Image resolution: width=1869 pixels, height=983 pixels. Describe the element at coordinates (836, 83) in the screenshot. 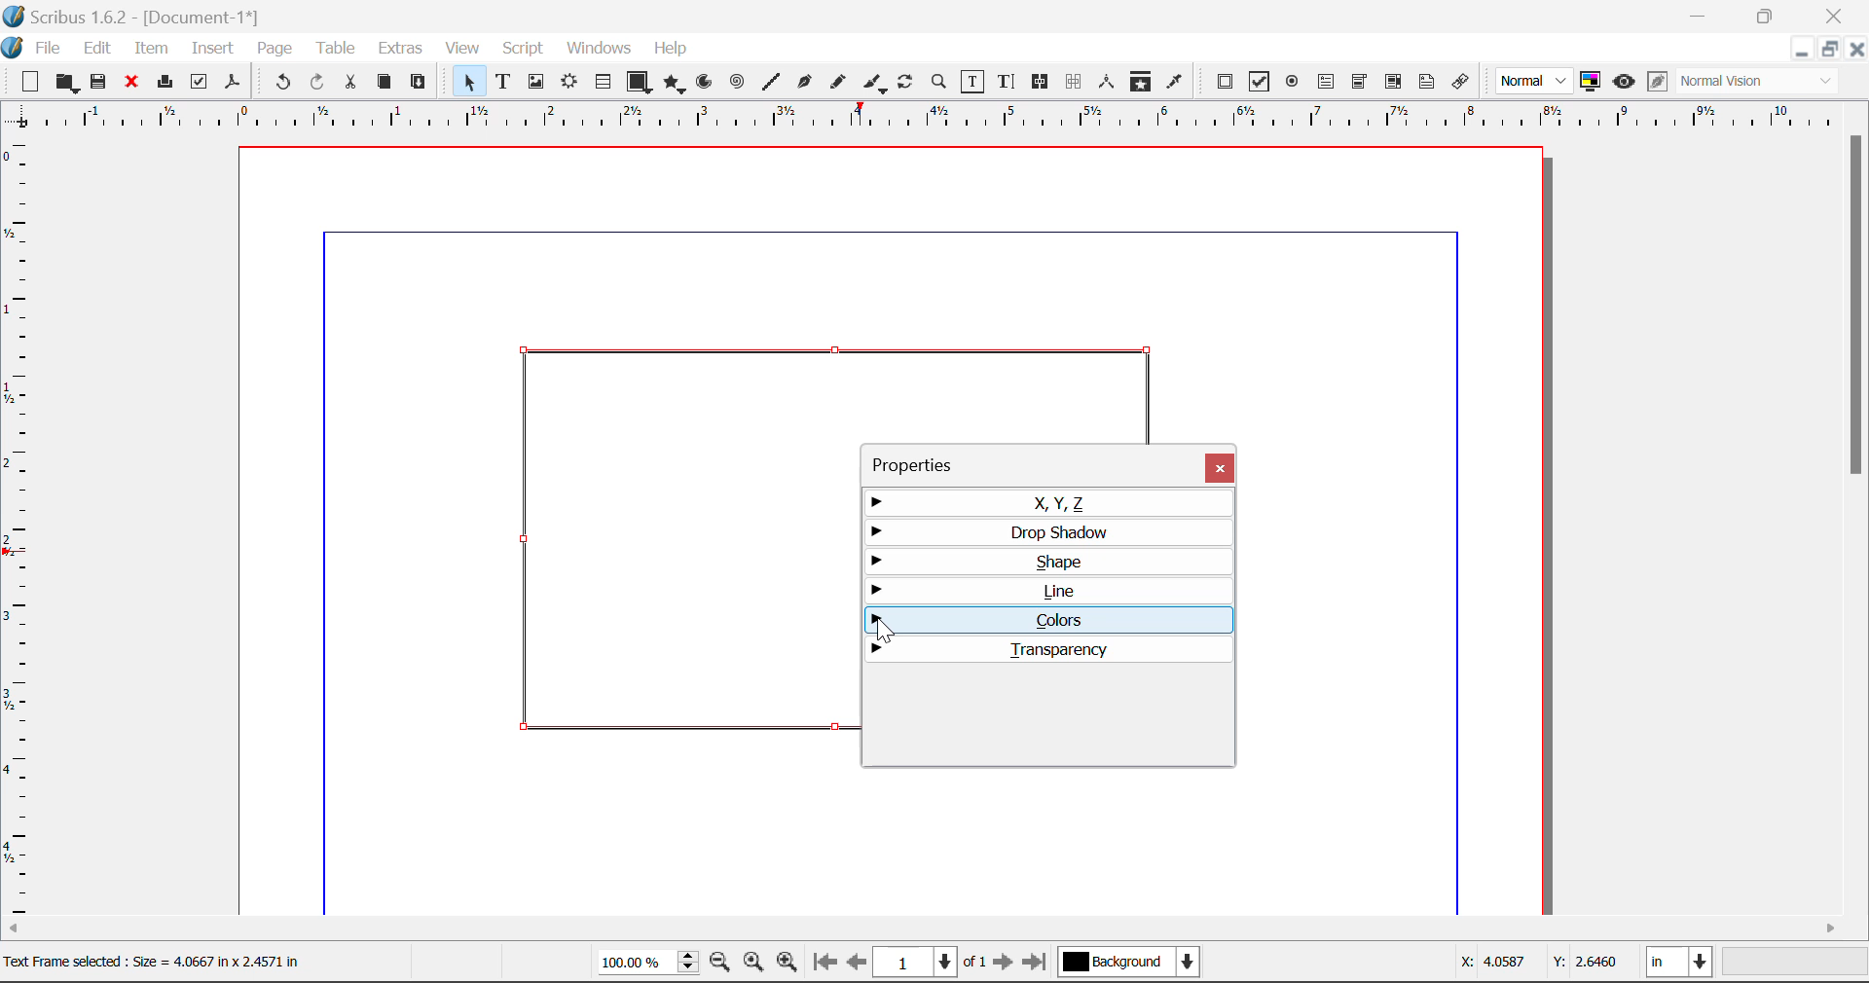

I see `Freehand Line` at that location.